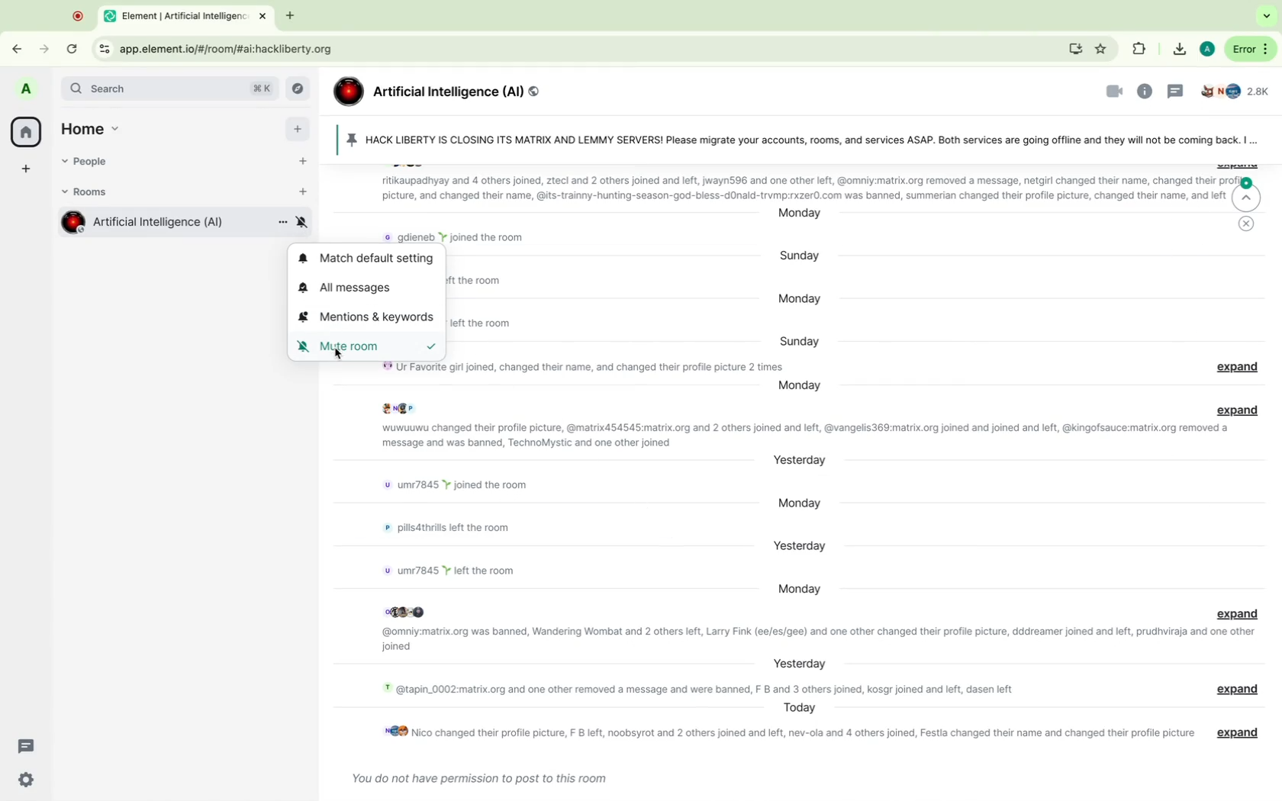 The image size is (1282, 801). What do you see at coordinates (1235, 409) in the screenshot?
I see `expand` at bounding box center [1235, 409].